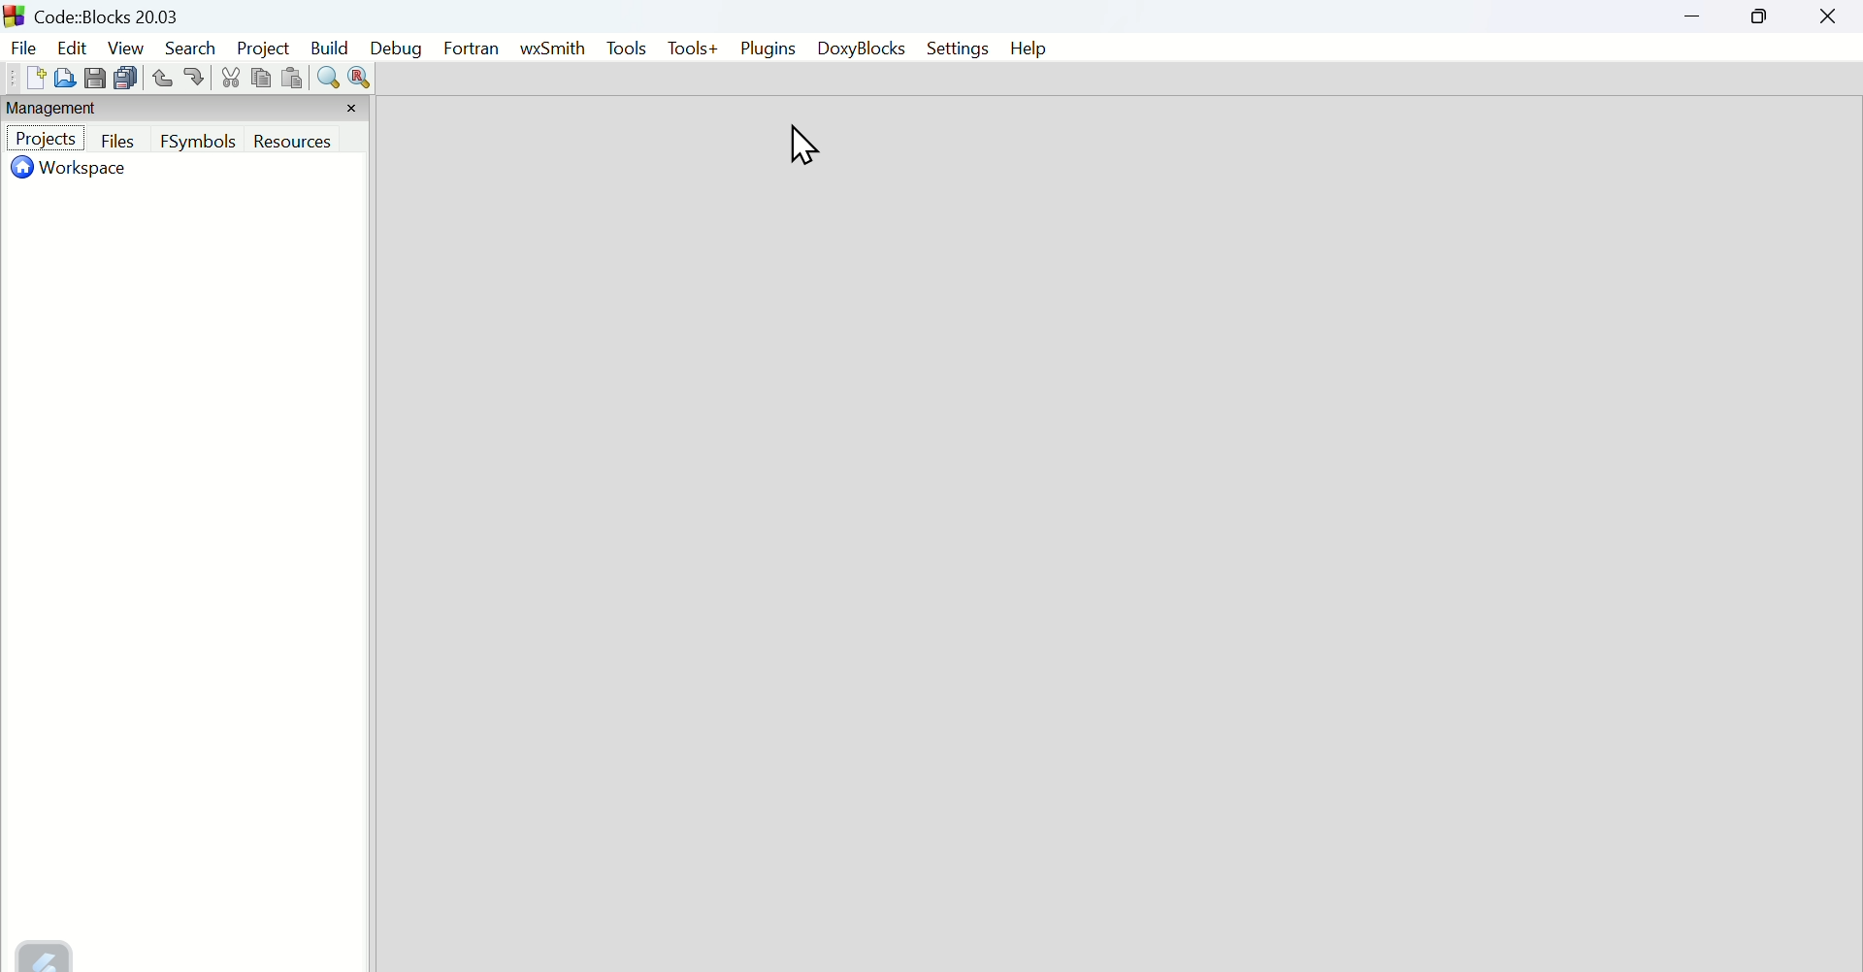  What do you see at coordinates (860, 47) in the screenshot?
I see `Doxyblocks` at bounding box center [860, 47].